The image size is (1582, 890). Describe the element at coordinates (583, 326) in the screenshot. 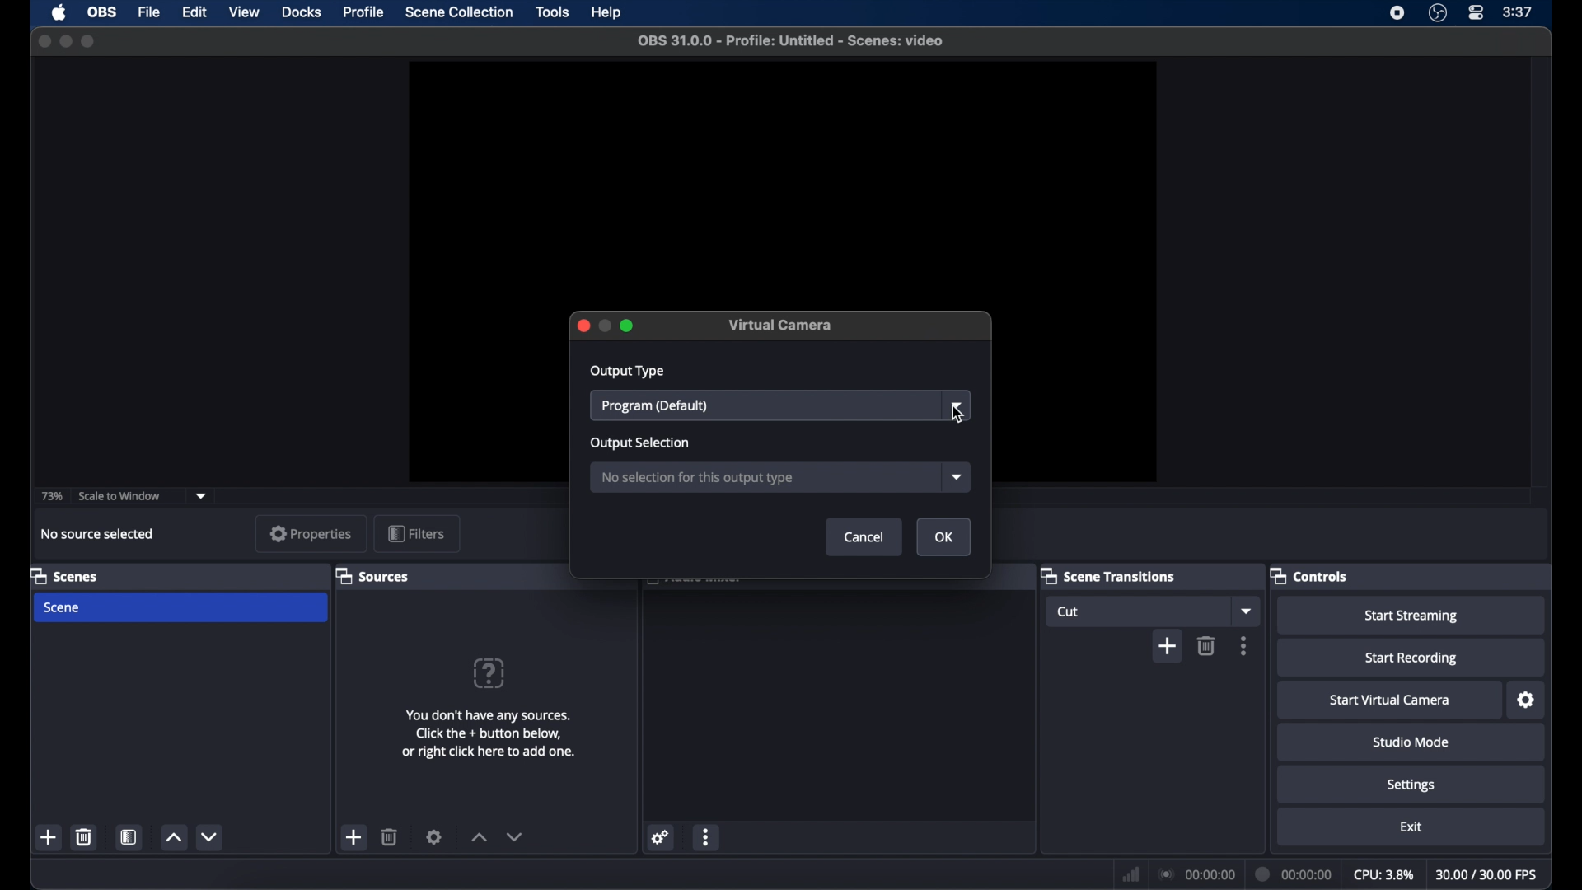

I see `close` at that location.